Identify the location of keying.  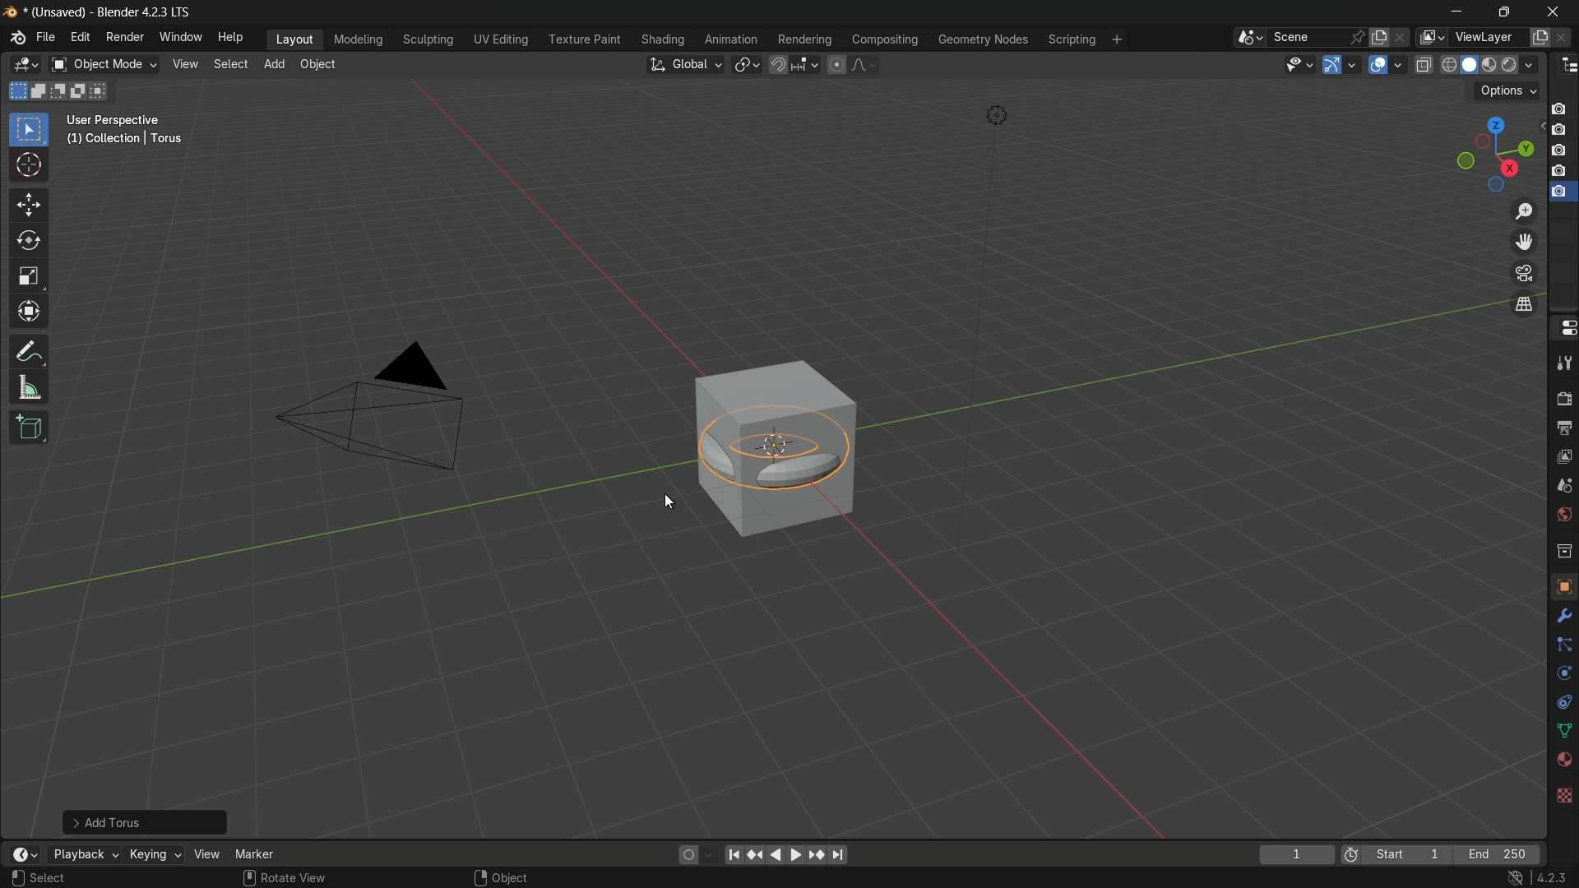
(153, 853).